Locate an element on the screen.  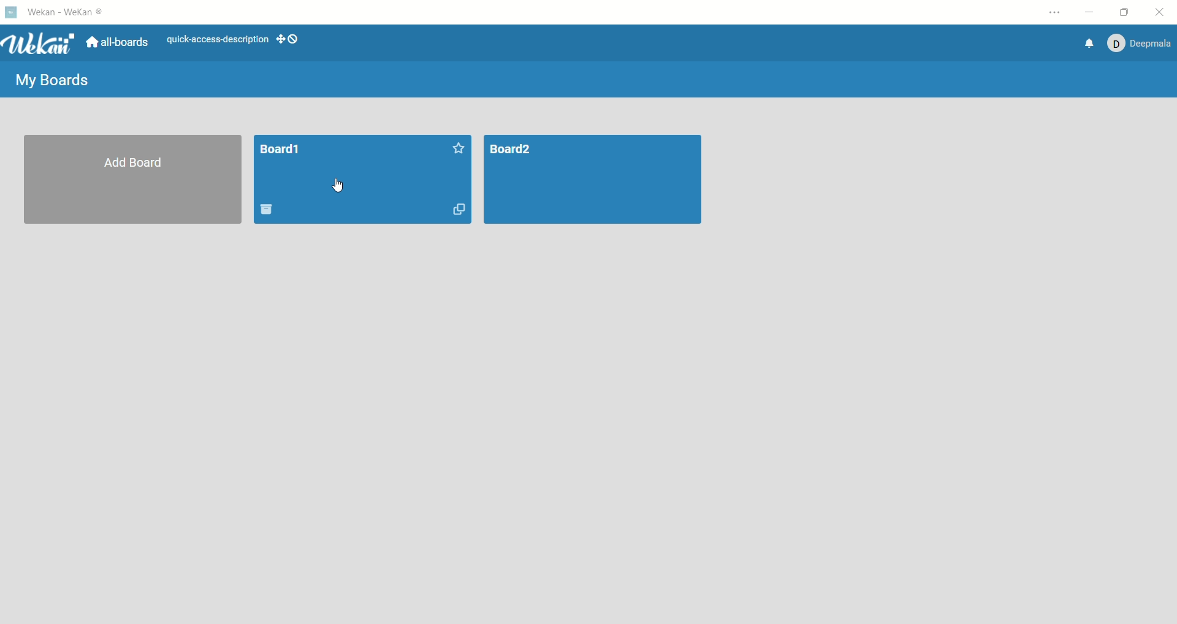
duplicate is located at coordinates (457, 209).